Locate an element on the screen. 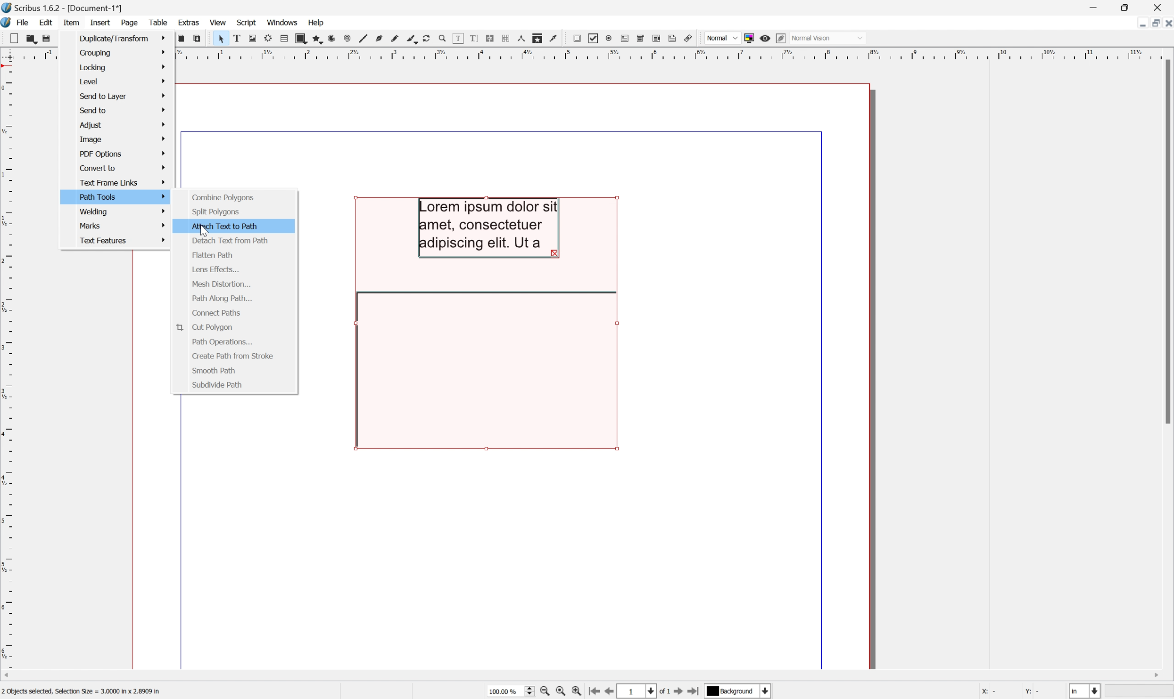  PDF combo box is located at coordinates (639, 37).